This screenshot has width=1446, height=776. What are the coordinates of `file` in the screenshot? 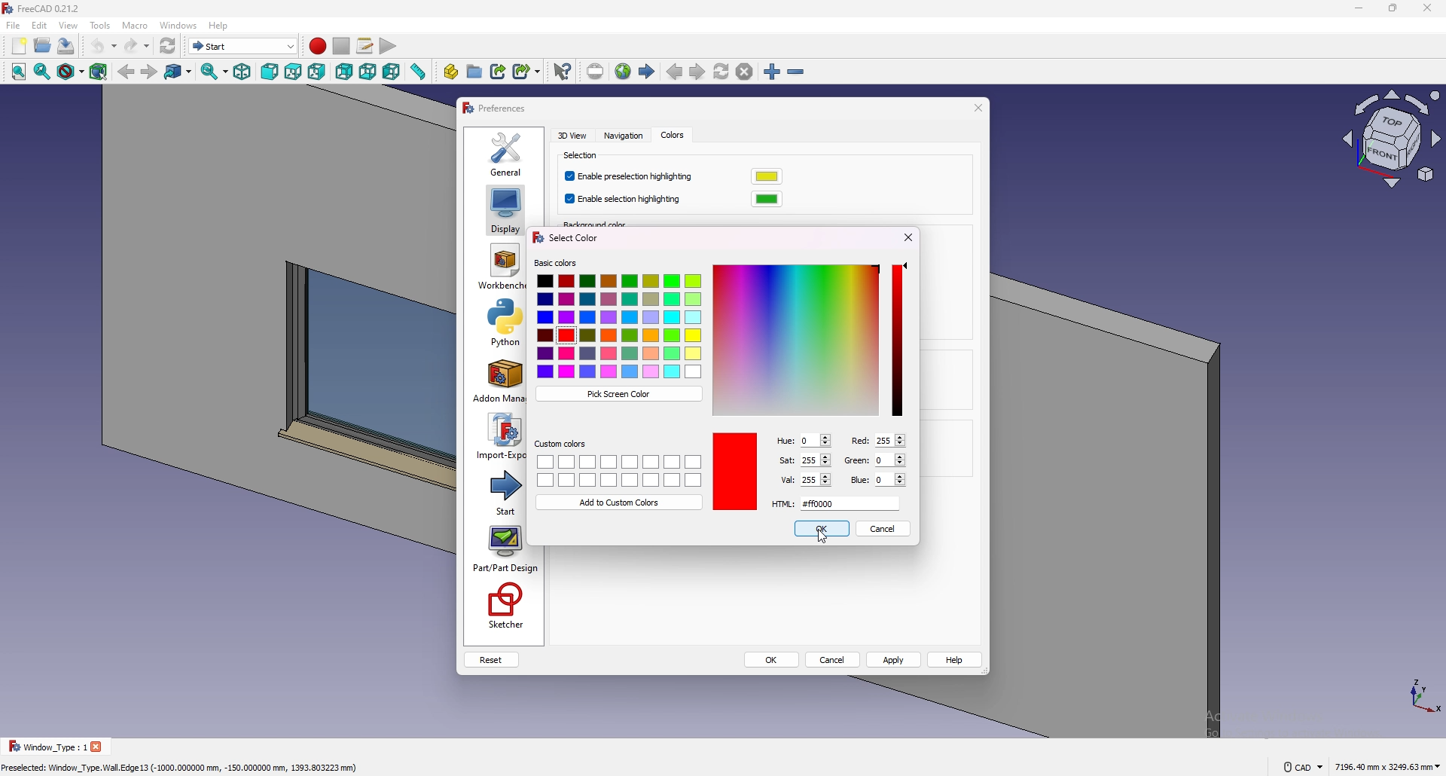 It's located at (14, 26).